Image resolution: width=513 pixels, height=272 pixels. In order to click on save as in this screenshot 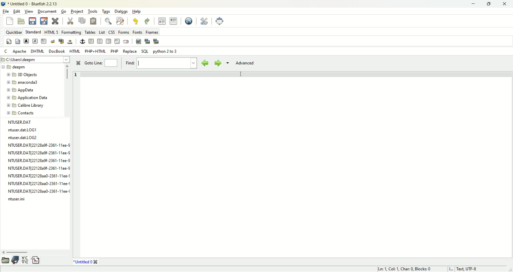, I will do `click(44, 21)`.